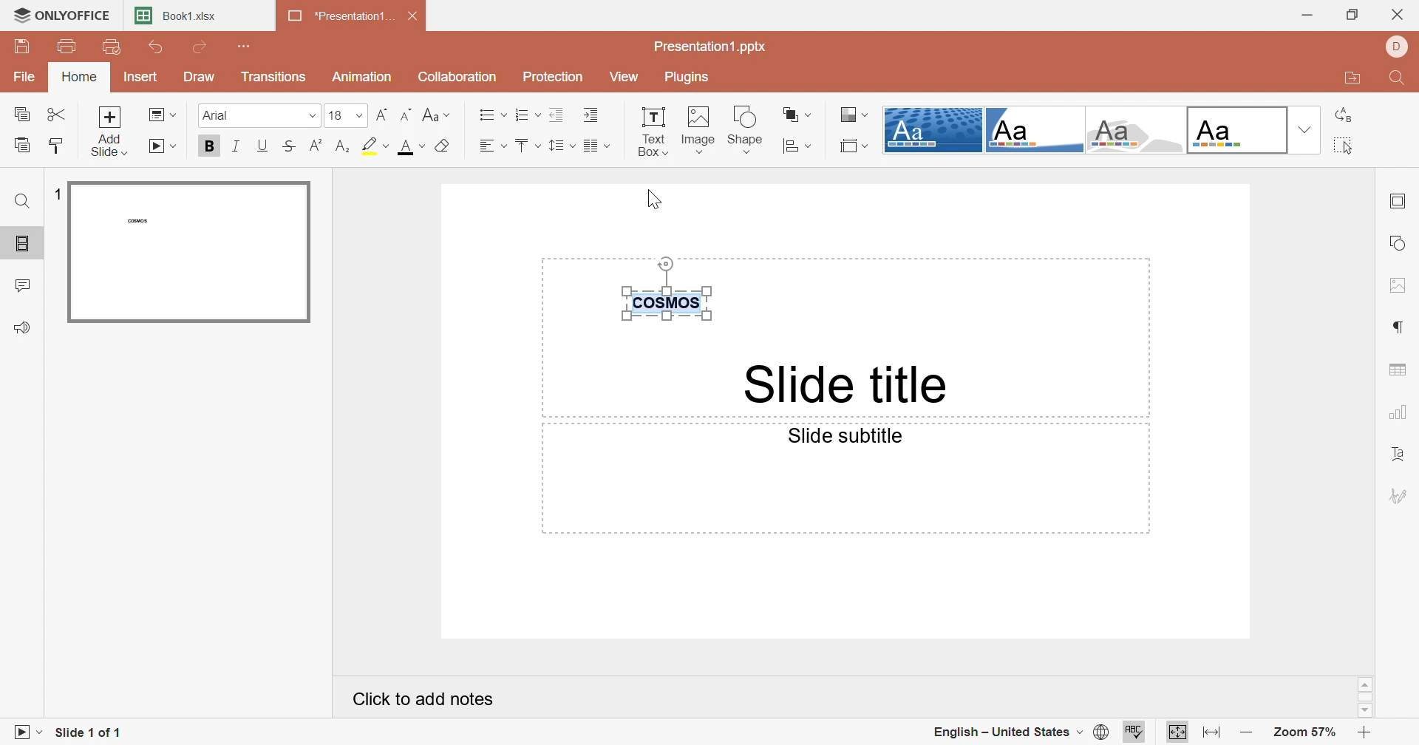 The width and height of the screenshot is (1419, 745). What do you see at coordinates (1247, 735) in the screenshot?
I see `Zoom out` at bounding box center [1247, 735].